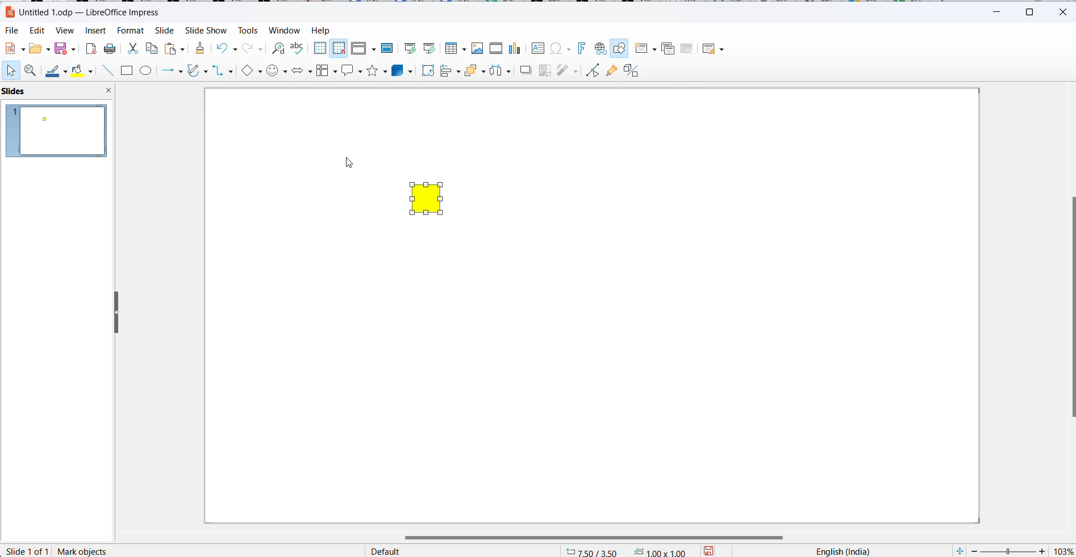 The width and height of the screenshot is (1076, 557). I want to click on File, so click(12, 31).